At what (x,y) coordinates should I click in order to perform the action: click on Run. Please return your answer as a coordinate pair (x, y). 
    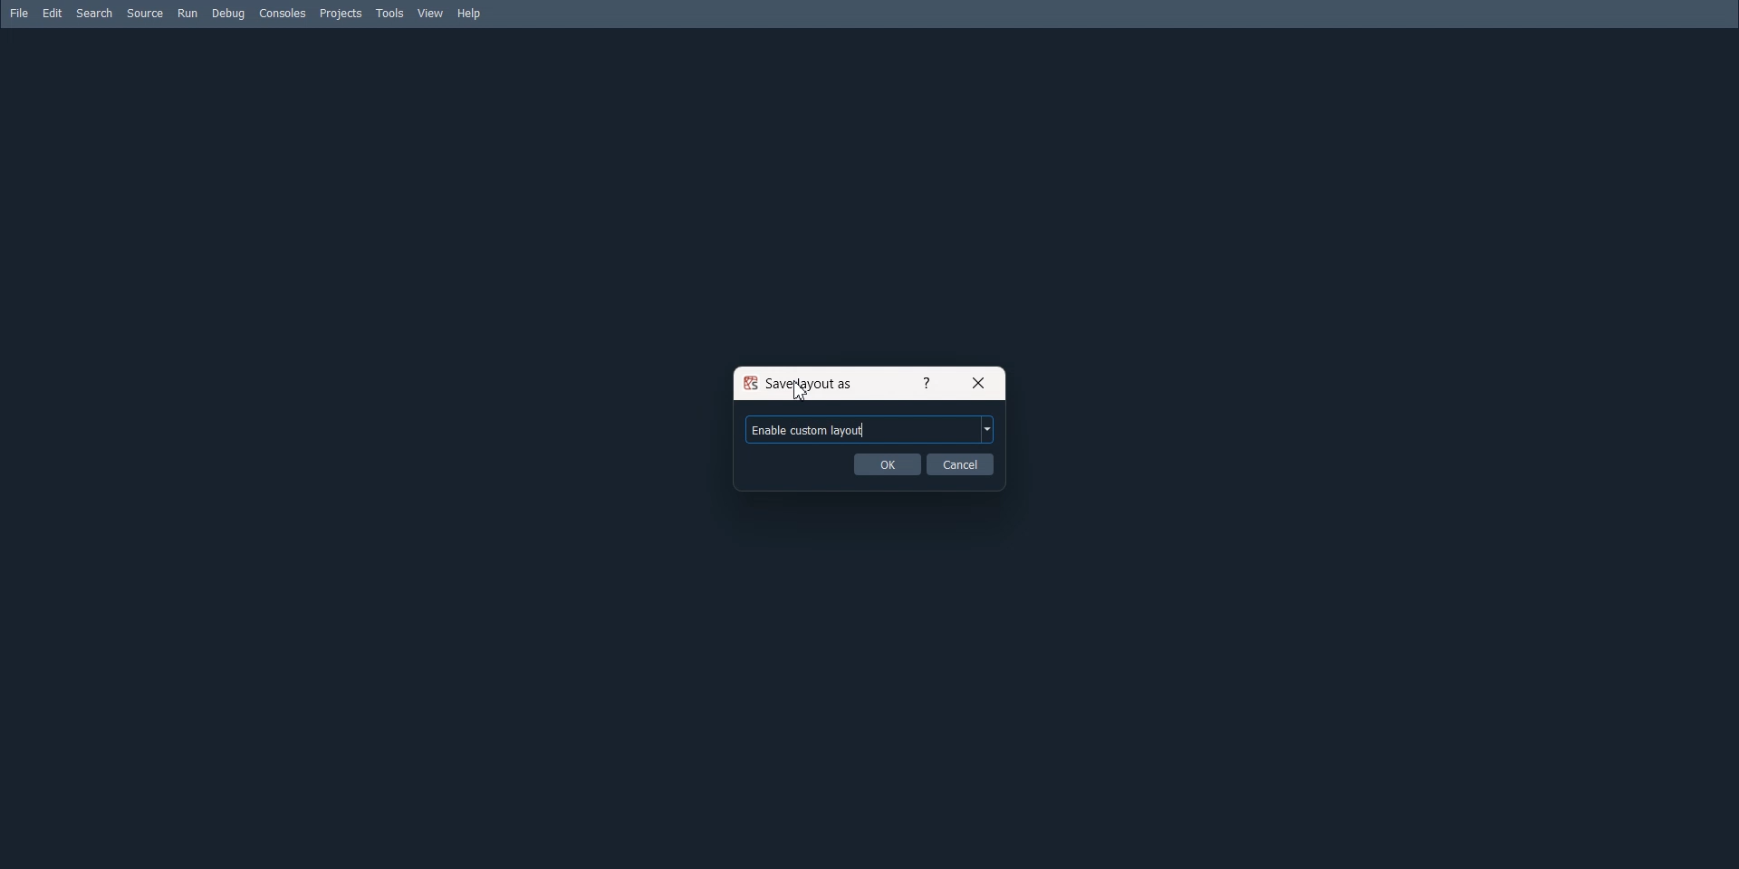
    Looking at the image, I should click on (187, 13).